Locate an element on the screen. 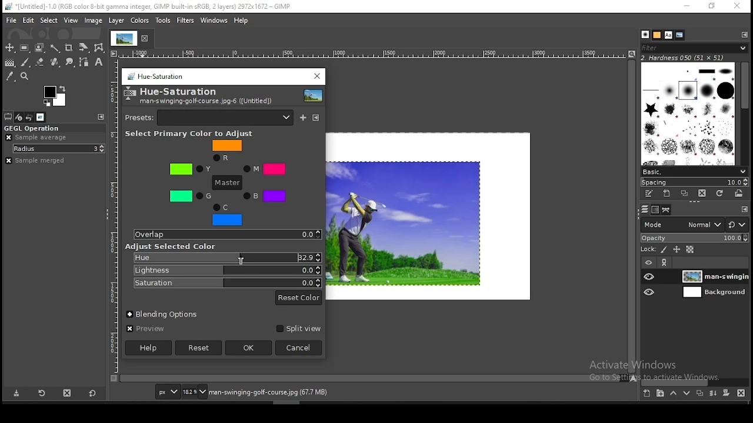 This screenshot has height=423, width=753. blending options is located at coordinates (165, 315).